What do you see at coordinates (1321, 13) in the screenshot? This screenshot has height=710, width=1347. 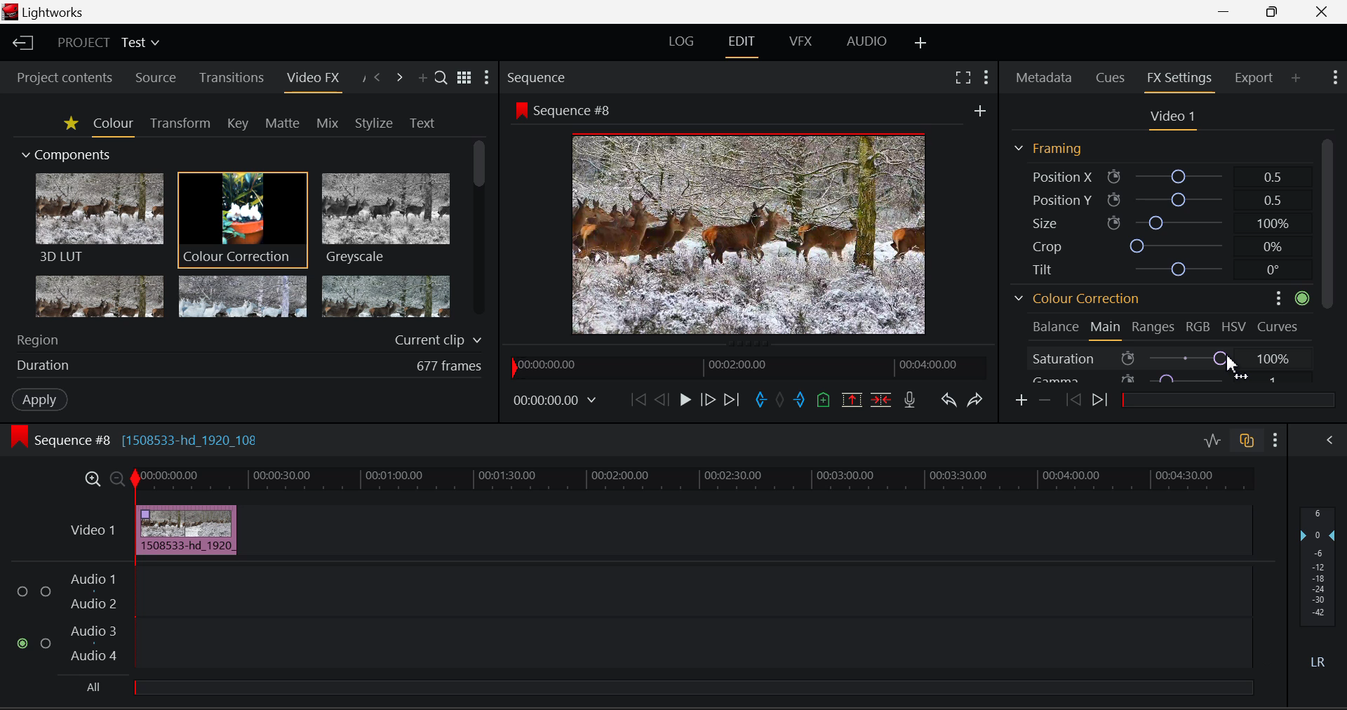 I see `Close` at bounding box center [1321, 13].